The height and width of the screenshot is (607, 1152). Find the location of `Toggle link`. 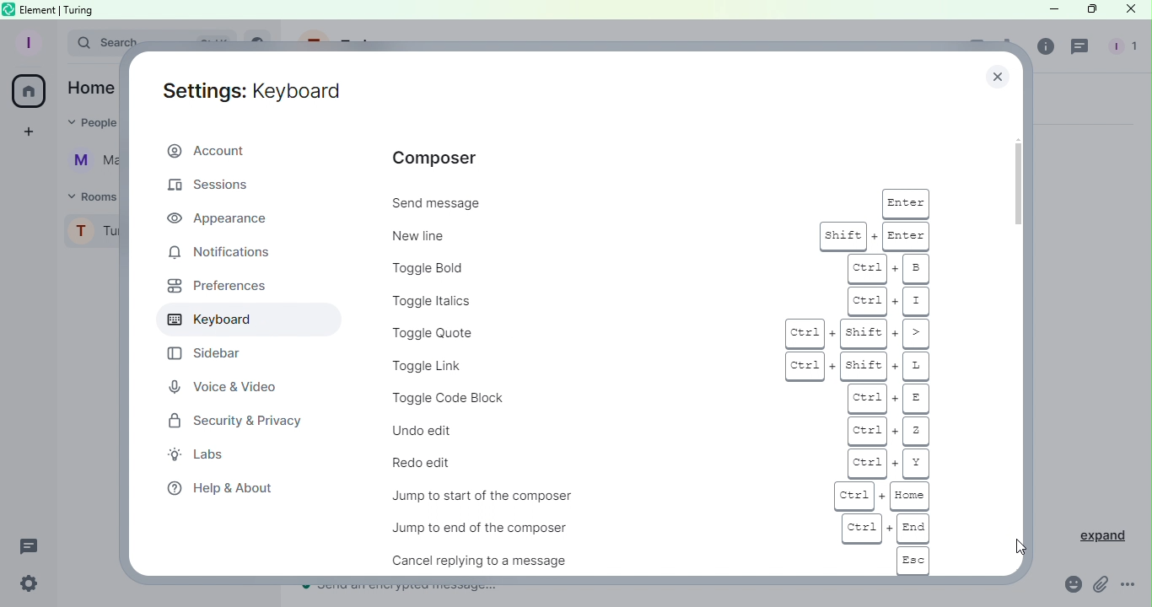

Toggle link is located at coordinates (567, 363).